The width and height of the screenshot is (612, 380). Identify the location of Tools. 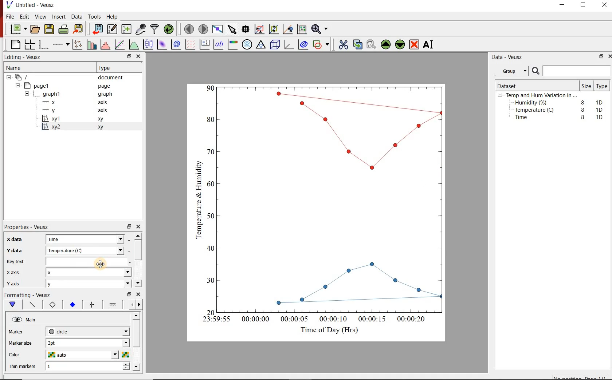
(94, 17).